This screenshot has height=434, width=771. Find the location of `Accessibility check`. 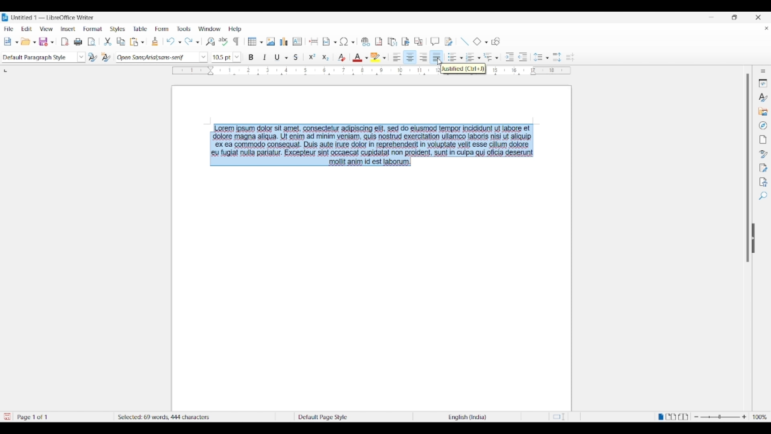

Accessibility check is located at coordinates (764, 182).